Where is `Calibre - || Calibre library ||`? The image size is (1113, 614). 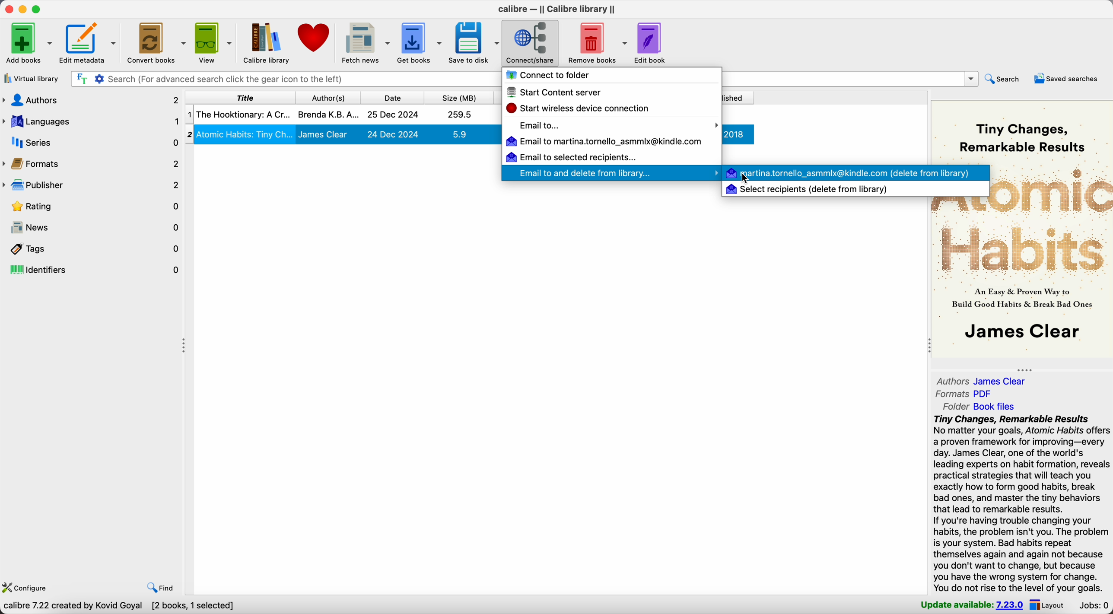
Calibre - || Calibre library || is located at coordinates (556, 9).